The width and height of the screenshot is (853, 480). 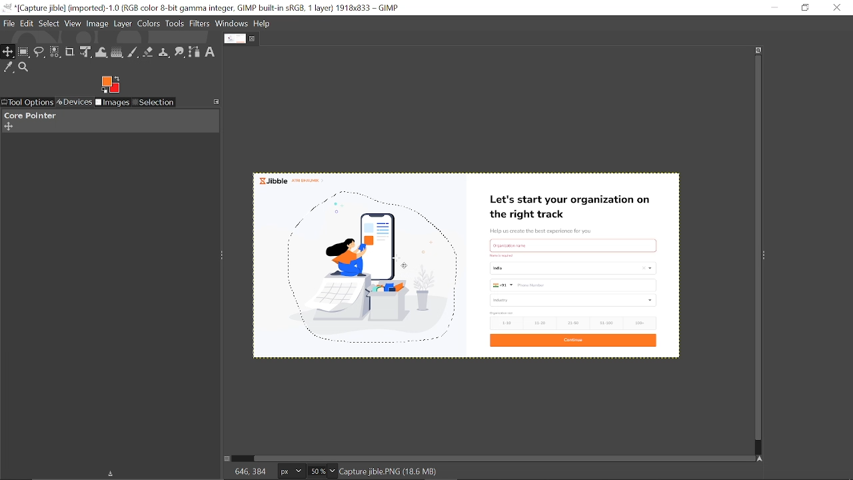 I want to click on Current tab, so click(x=235, y=38).